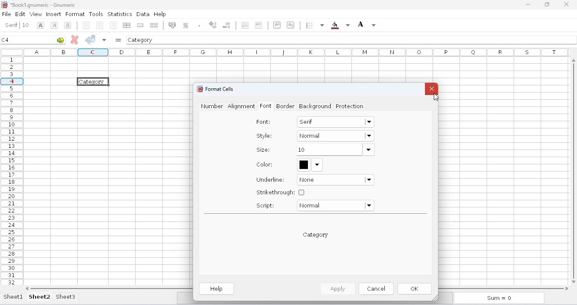  What do you see at coordinates (298, 52) in the screenshot?
I see `columns` at bounding box center [298, 52].